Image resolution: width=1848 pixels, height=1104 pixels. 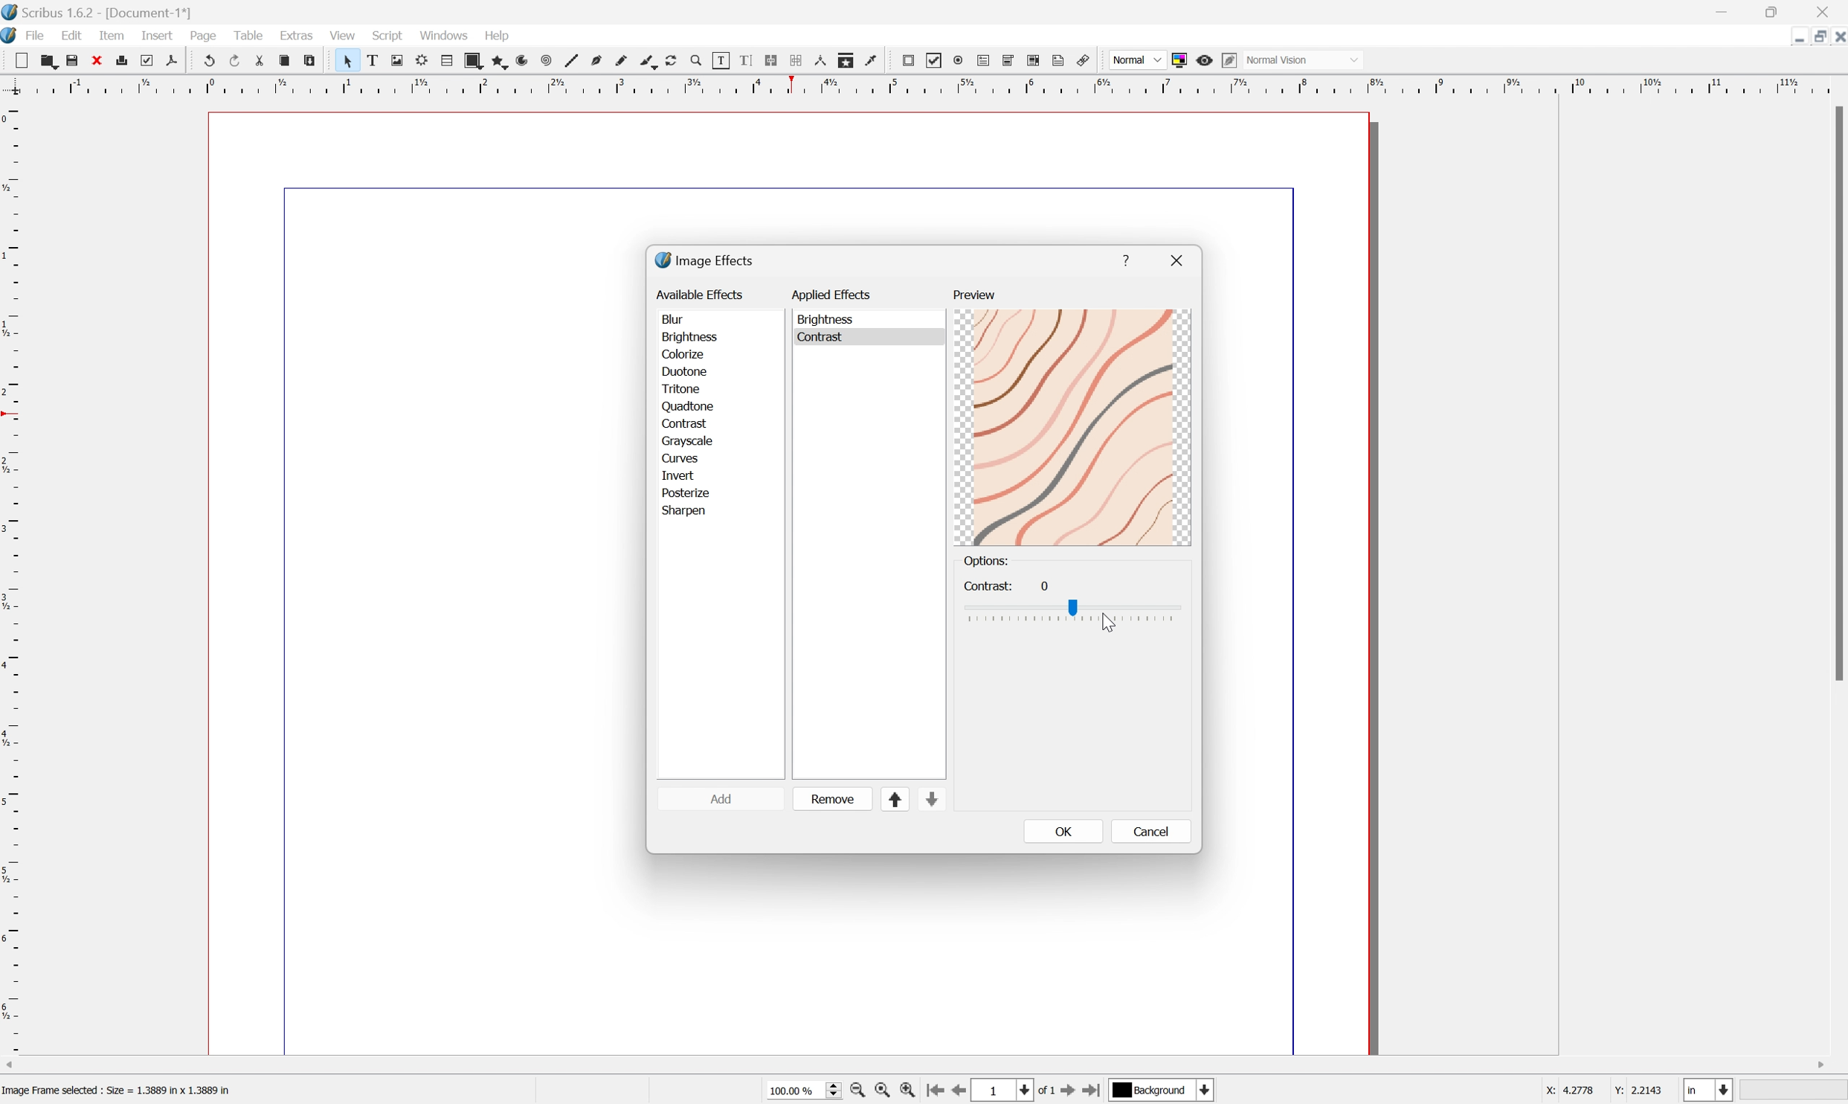 I want to click on Zoom In, so click(x=910, y=1093).